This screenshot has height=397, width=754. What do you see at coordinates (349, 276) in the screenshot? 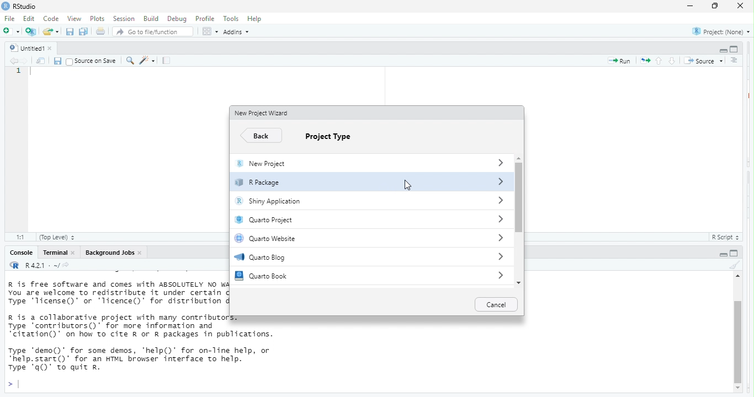
I see ` Quarto Book. ` at bounding box center [349, 276].